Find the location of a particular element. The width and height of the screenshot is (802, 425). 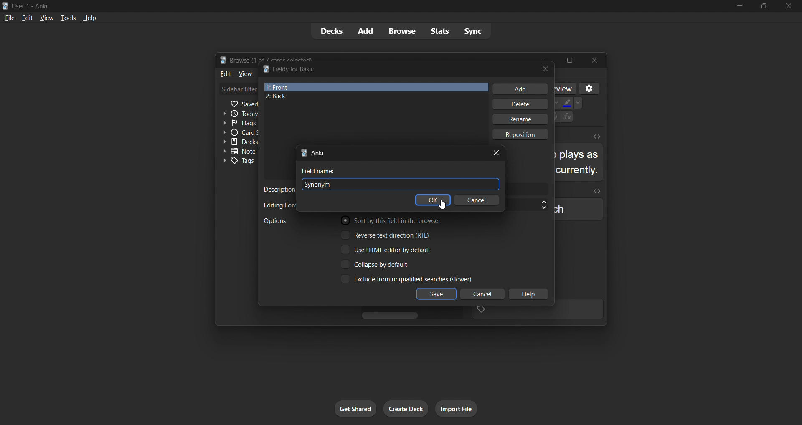

Use HTML editor by default is located at coordinates (391, 250).